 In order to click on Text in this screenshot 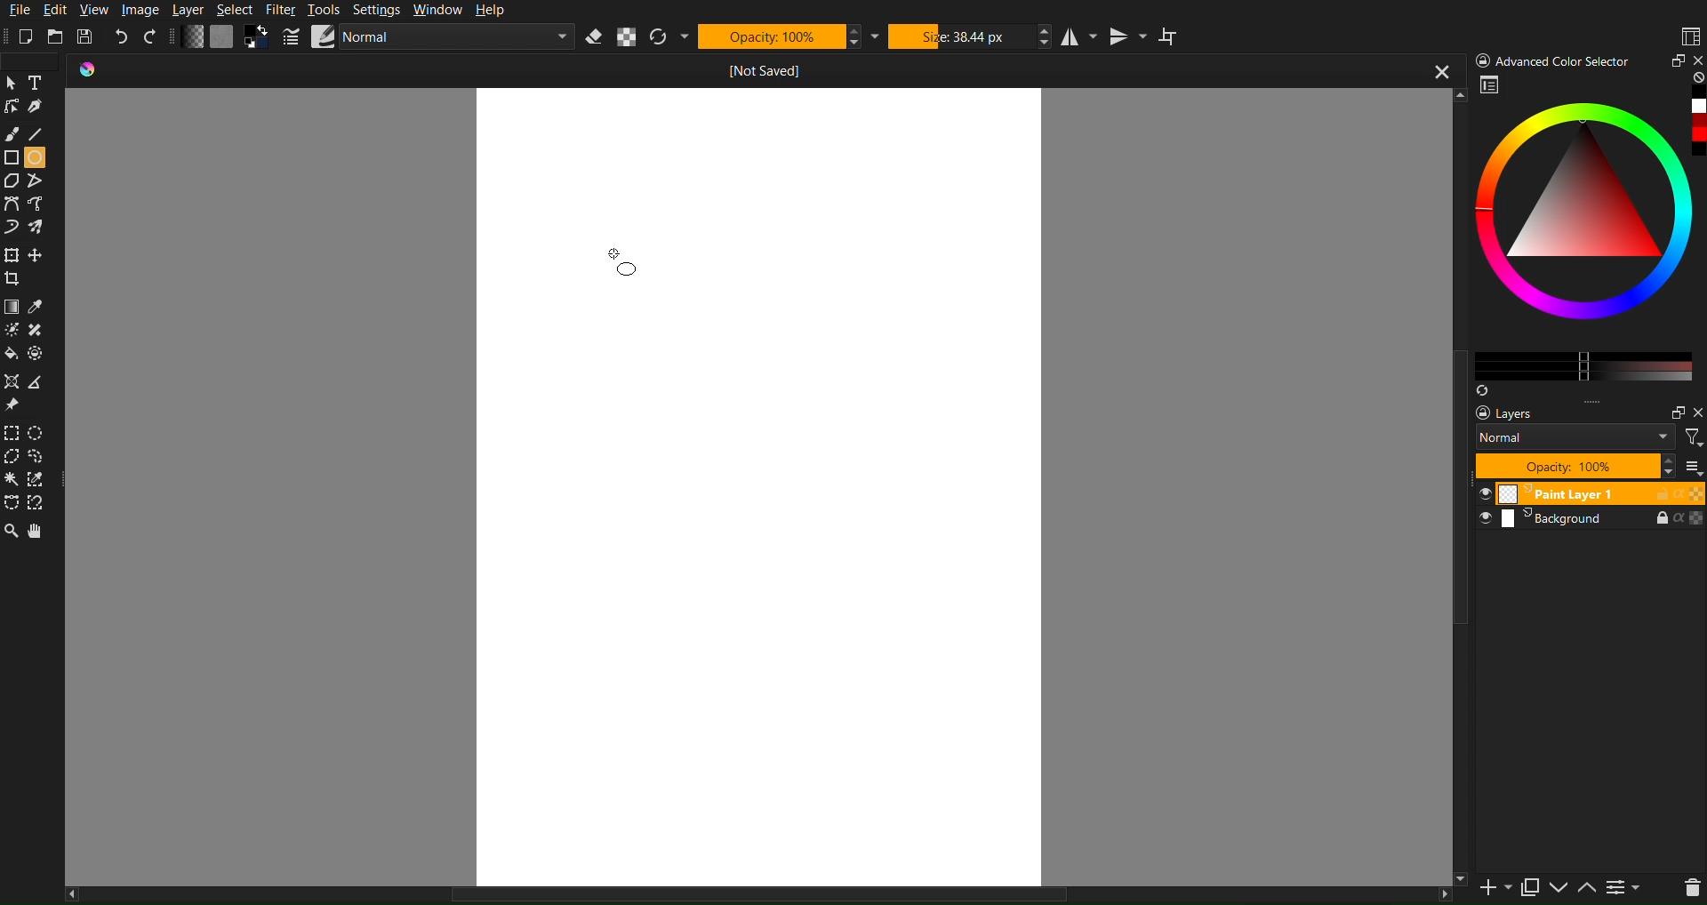, I will do `click(43, 84)`.